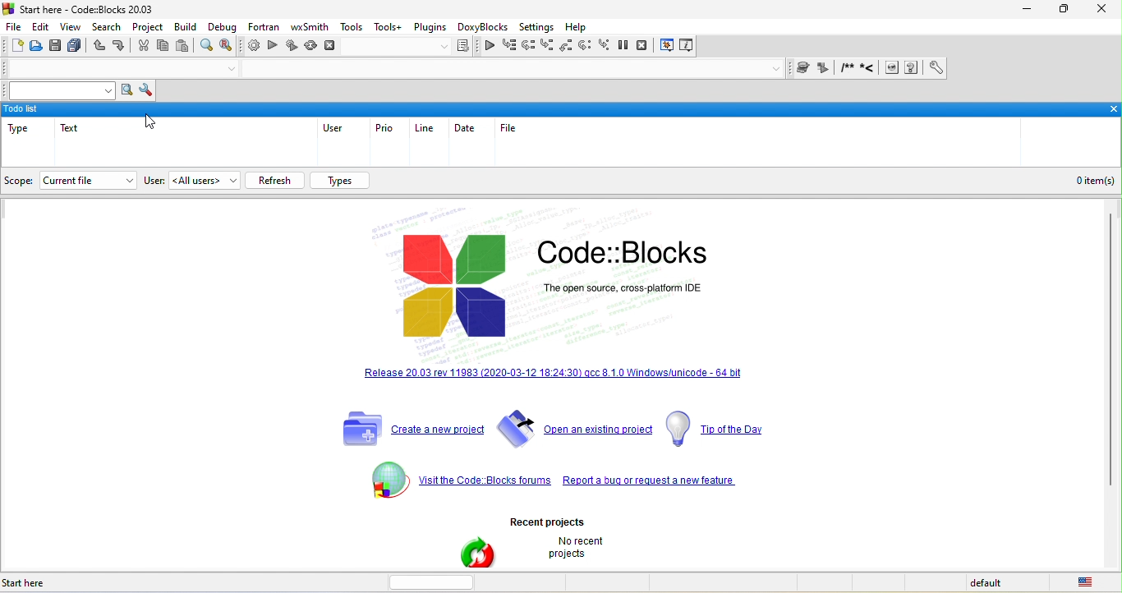 This screenshot has height=593, width=1122. Describe the element at coordinates (312, 47) in the screenshot. I see `rebuild ` at that location.